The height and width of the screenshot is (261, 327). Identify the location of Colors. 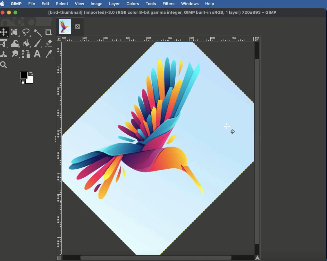
(133, 4).